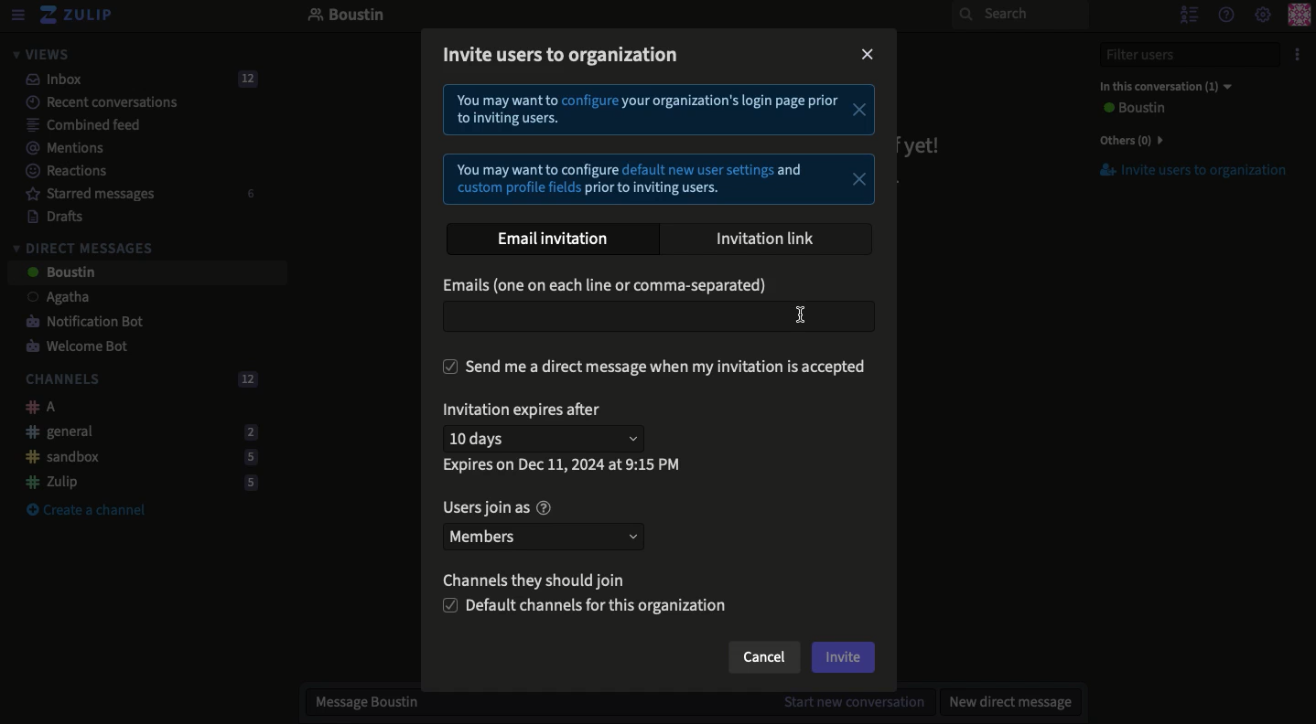 The image size is (1316, 724). I want to click on Help, so click(1224, 14).